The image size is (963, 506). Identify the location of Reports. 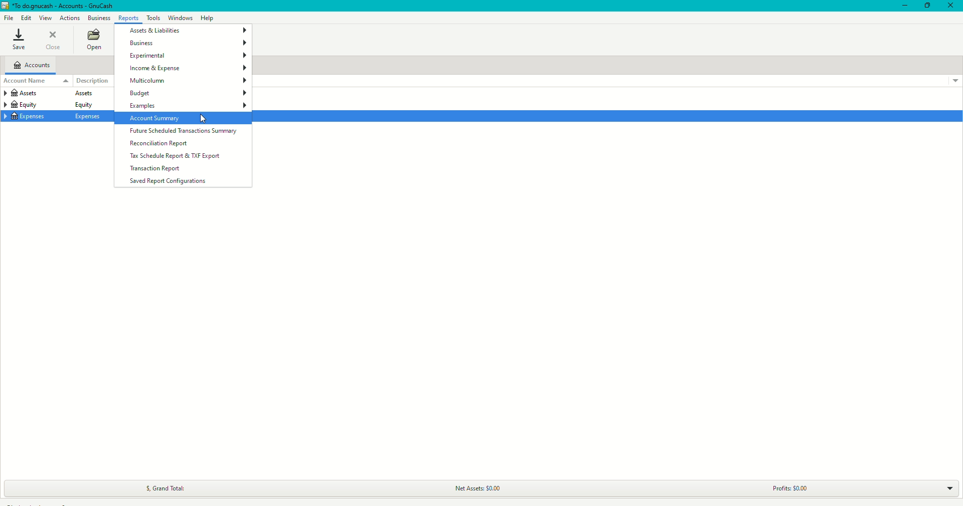
(129, 19).